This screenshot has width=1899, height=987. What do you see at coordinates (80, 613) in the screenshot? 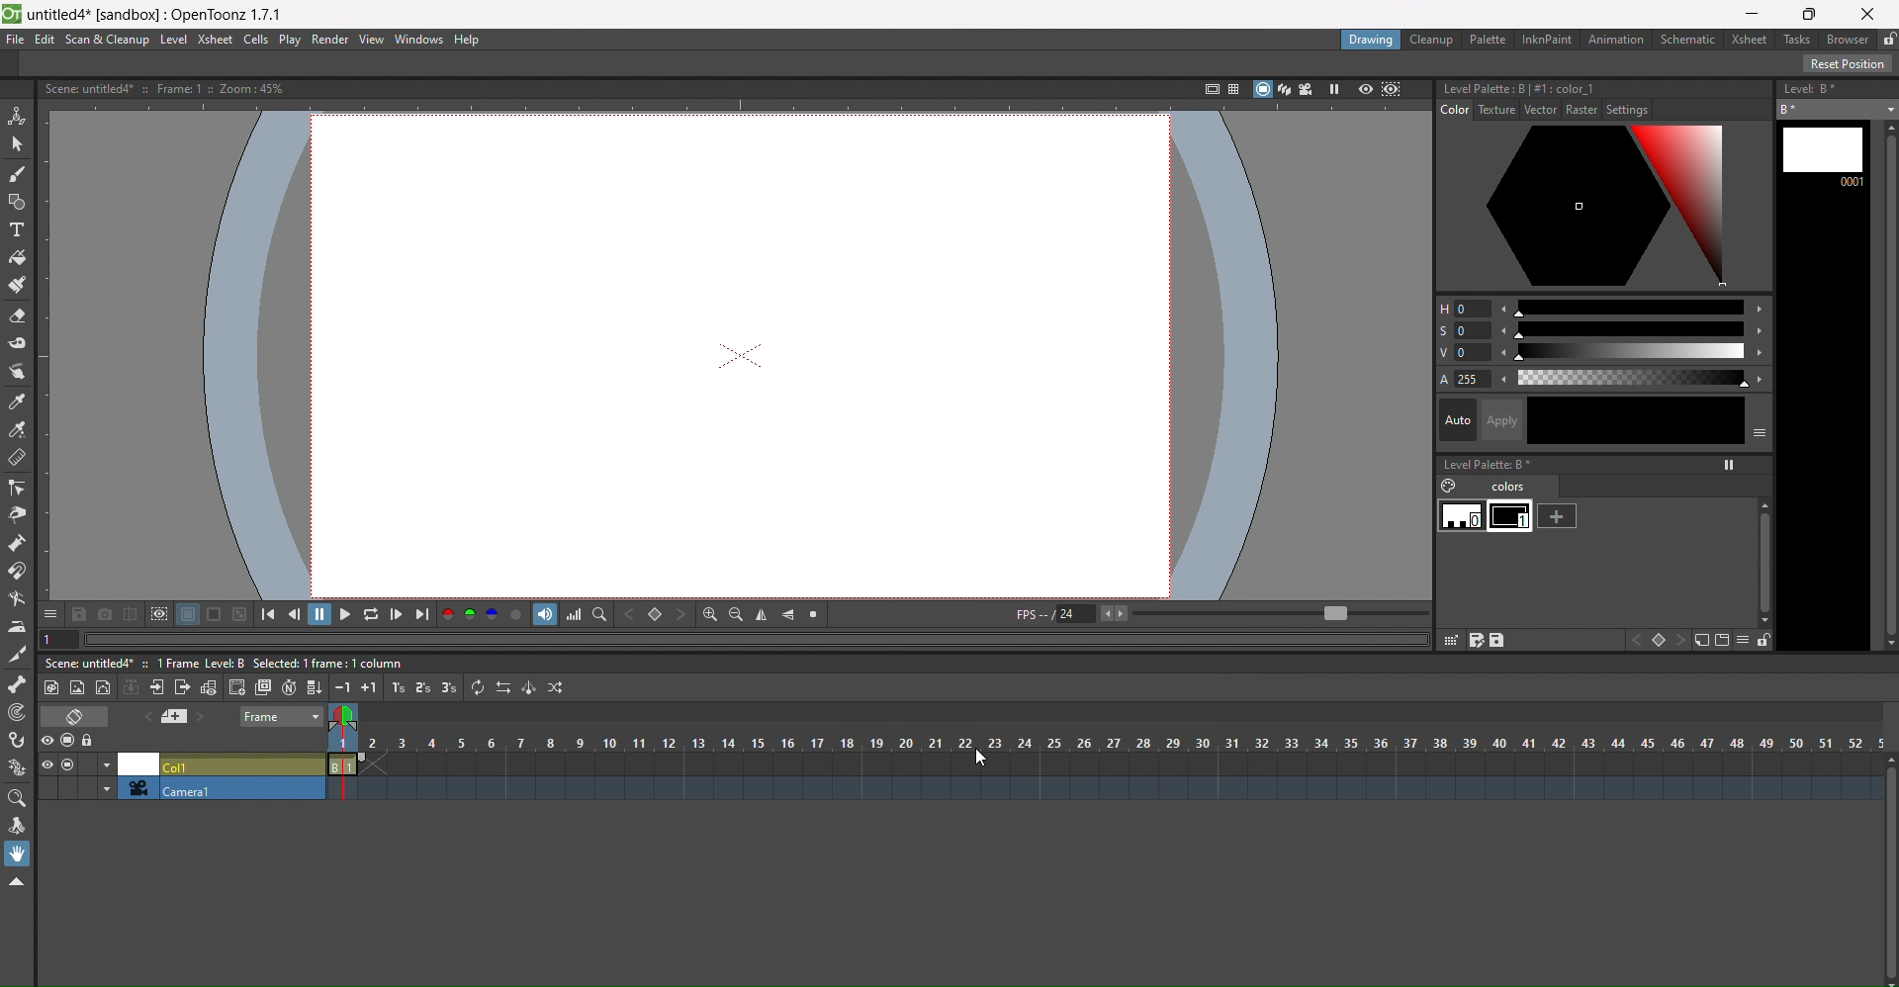
I see `tool` at bounding box center [80, 613].